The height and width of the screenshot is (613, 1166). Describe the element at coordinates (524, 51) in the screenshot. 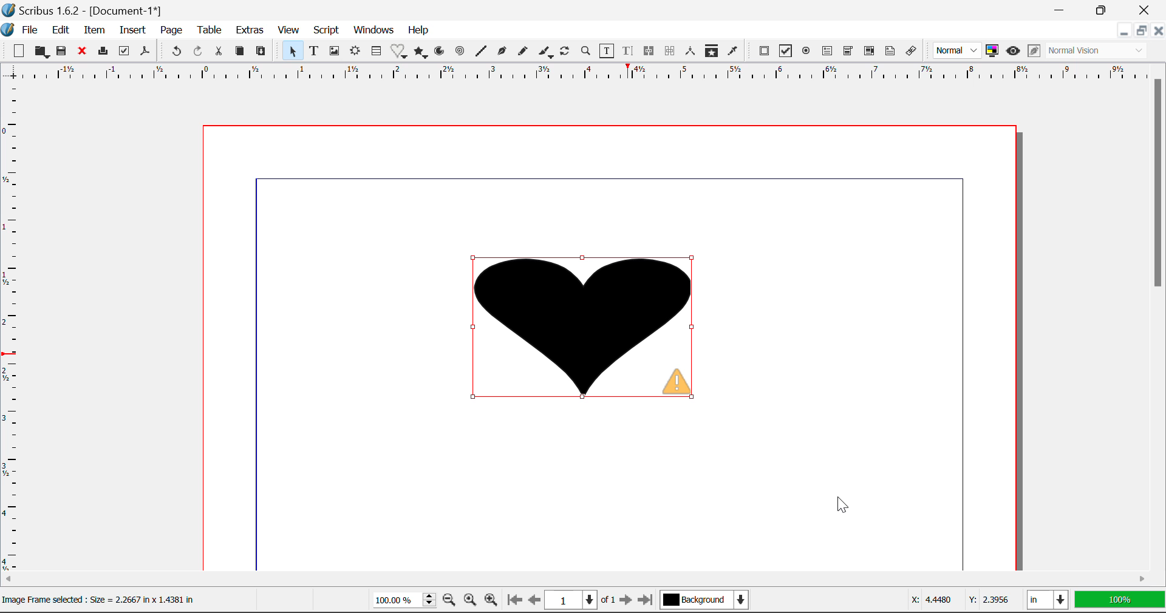

I see `Freehand Curve` at that location.